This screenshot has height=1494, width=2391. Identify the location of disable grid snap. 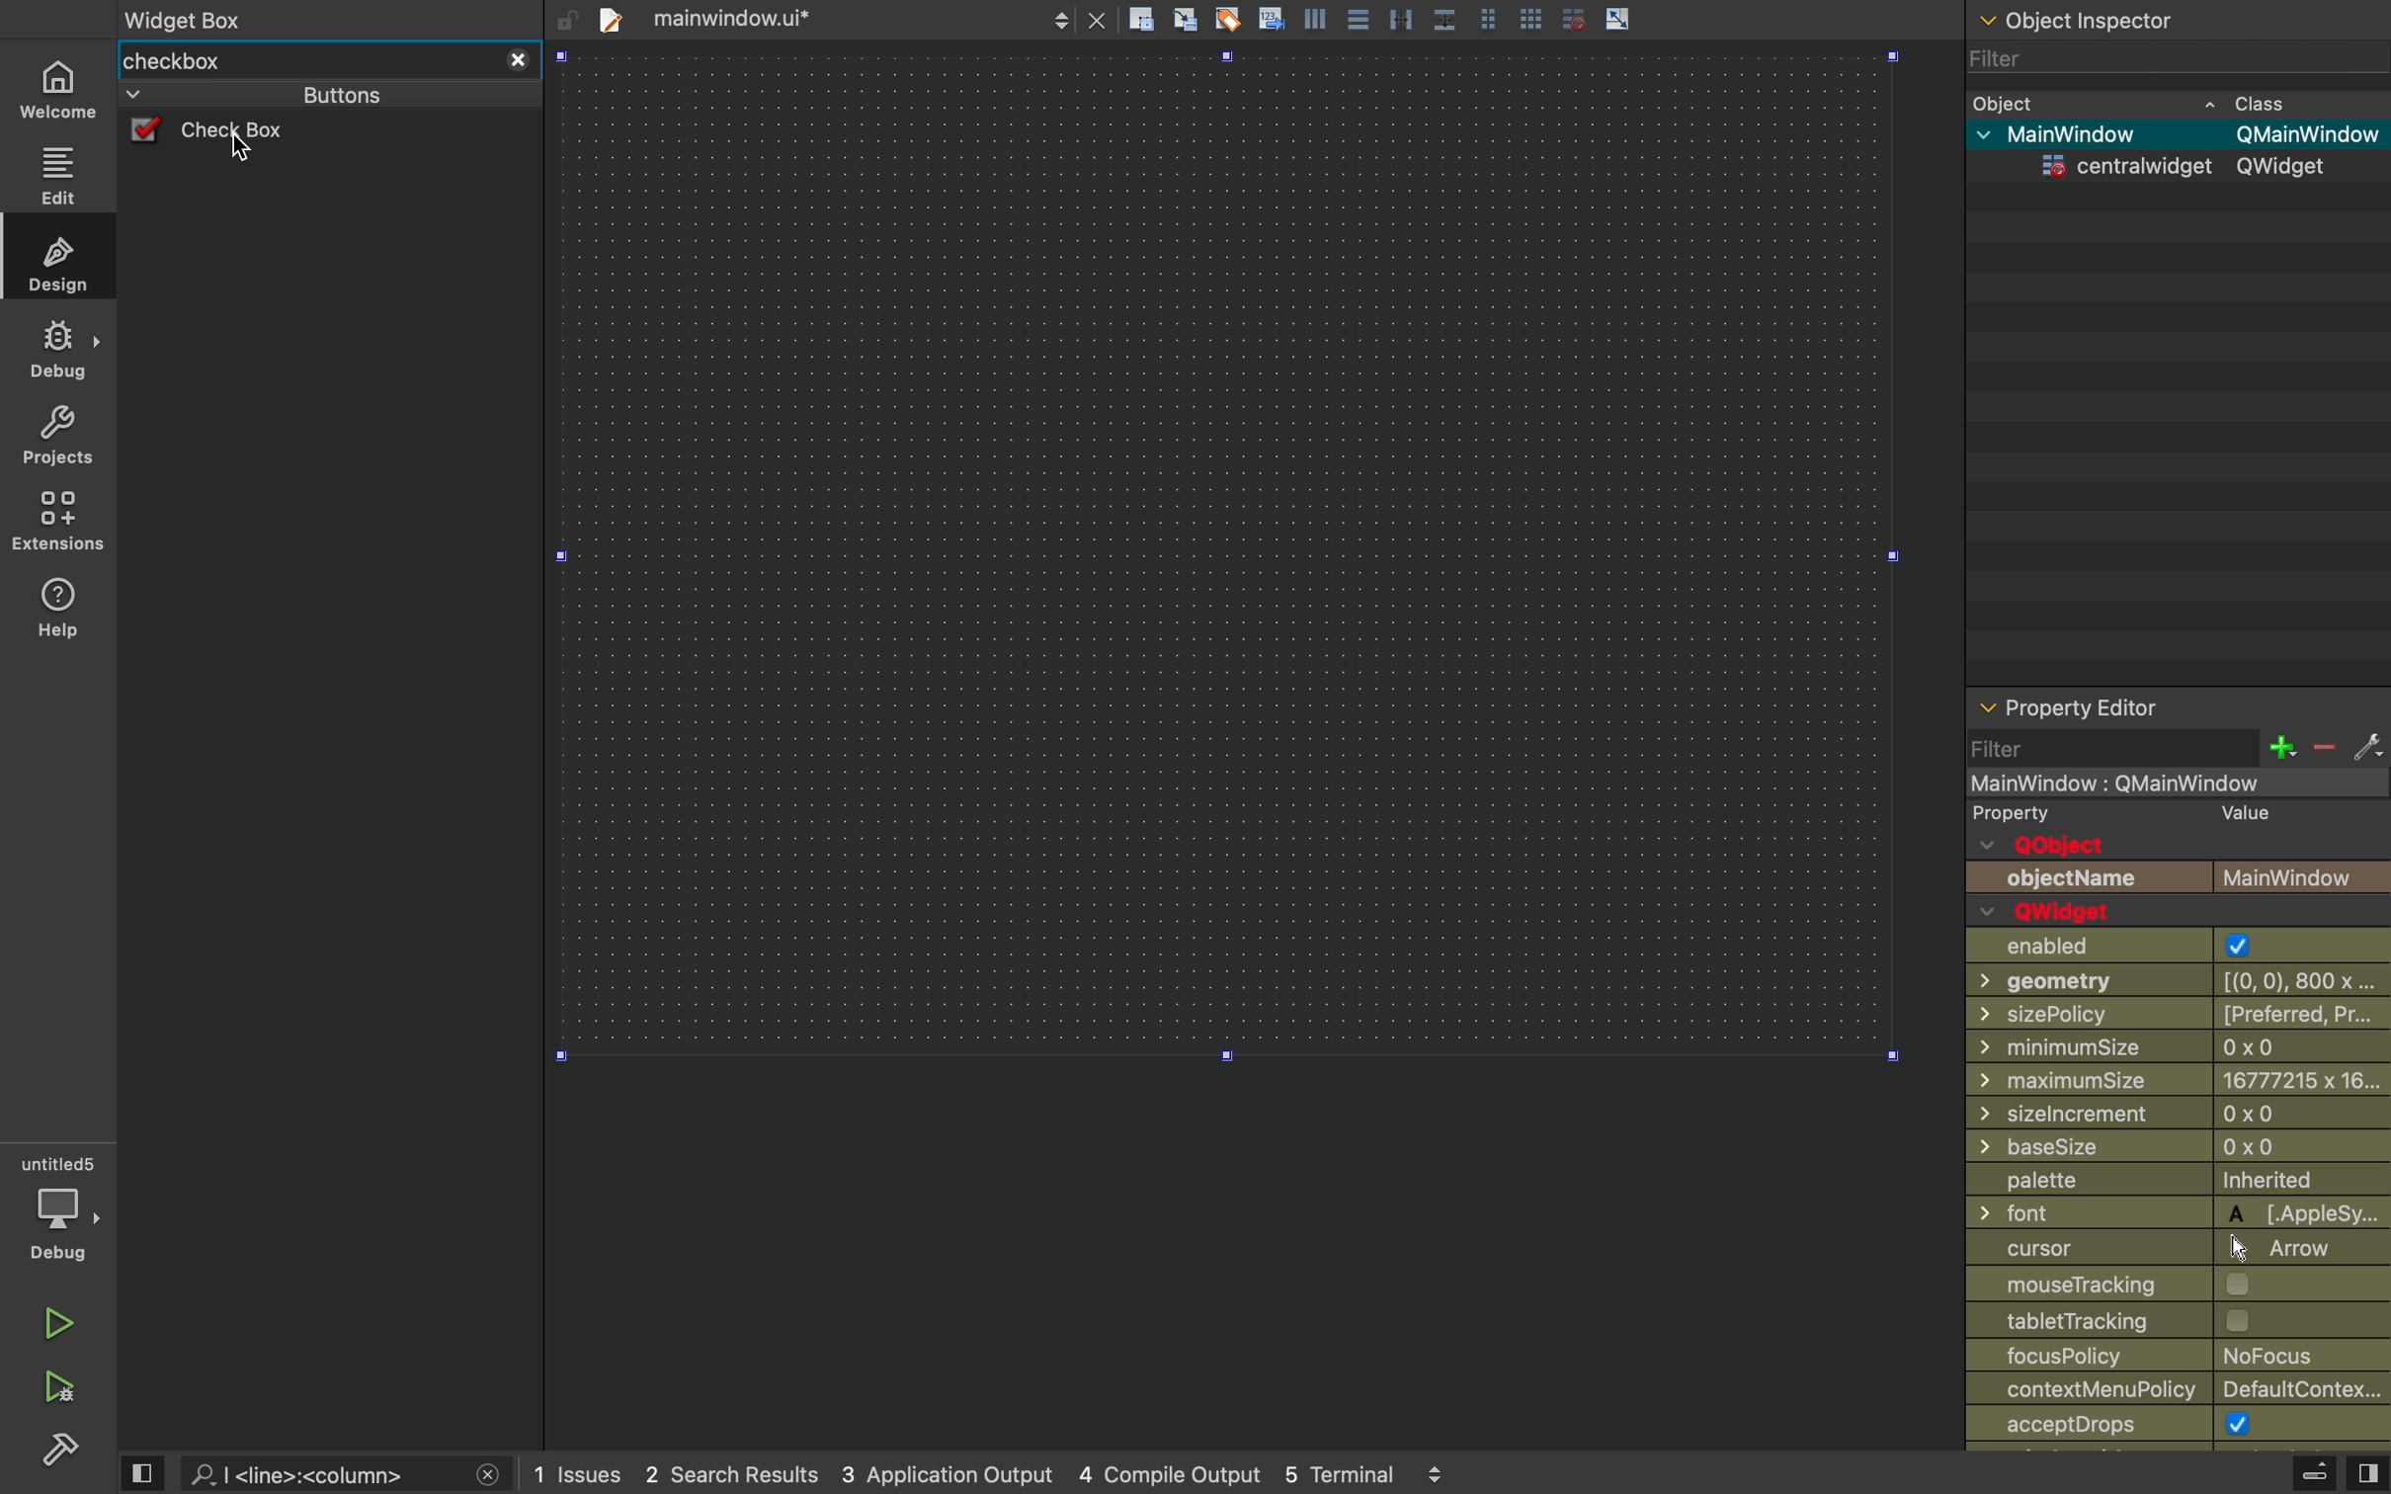
(1570, 18).